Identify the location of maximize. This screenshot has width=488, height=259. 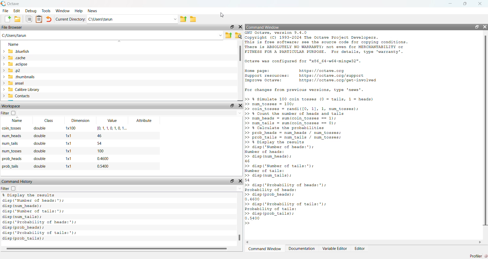
(232, 181).